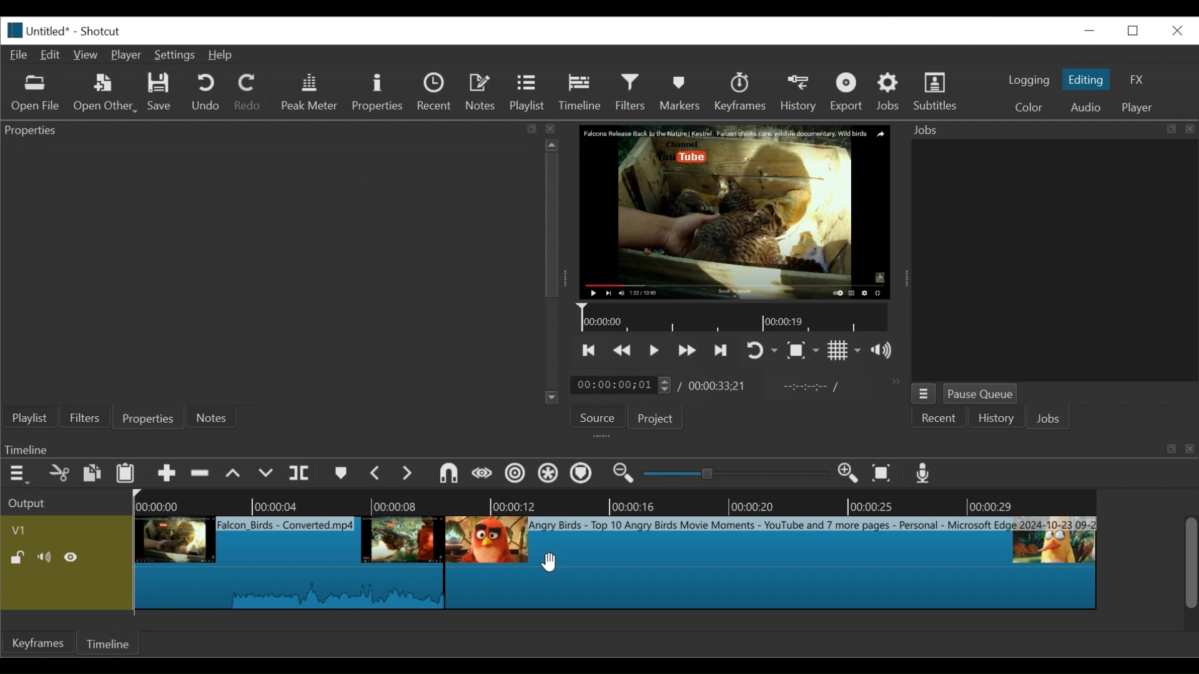  I want to click on Pause Queue, so click(982, 394).